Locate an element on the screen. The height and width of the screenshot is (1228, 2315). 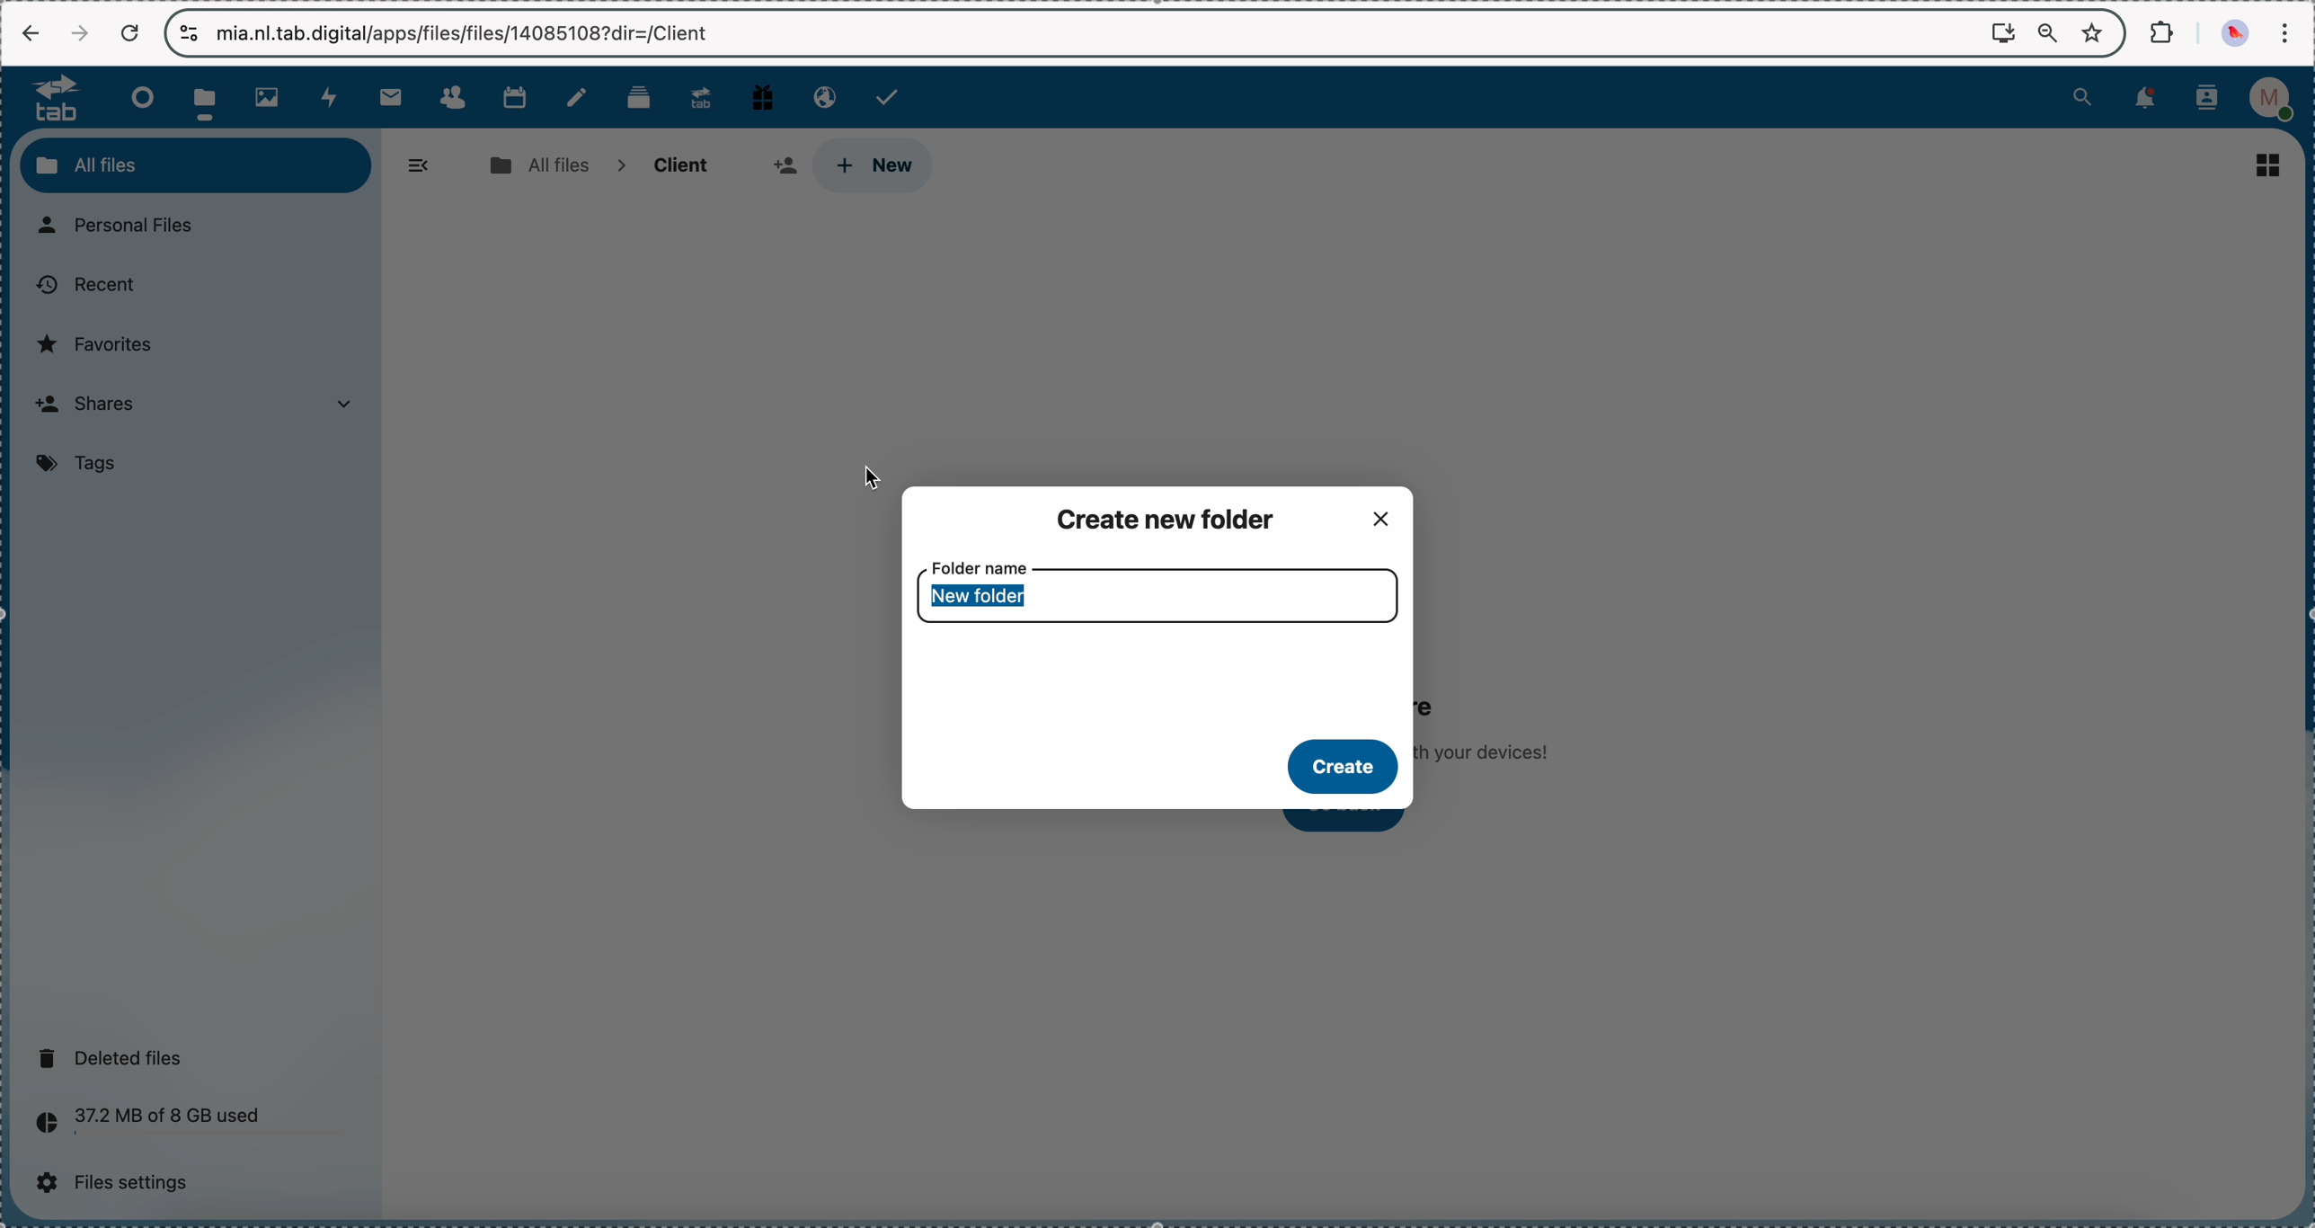
deck is located at coordinates (643, 95).